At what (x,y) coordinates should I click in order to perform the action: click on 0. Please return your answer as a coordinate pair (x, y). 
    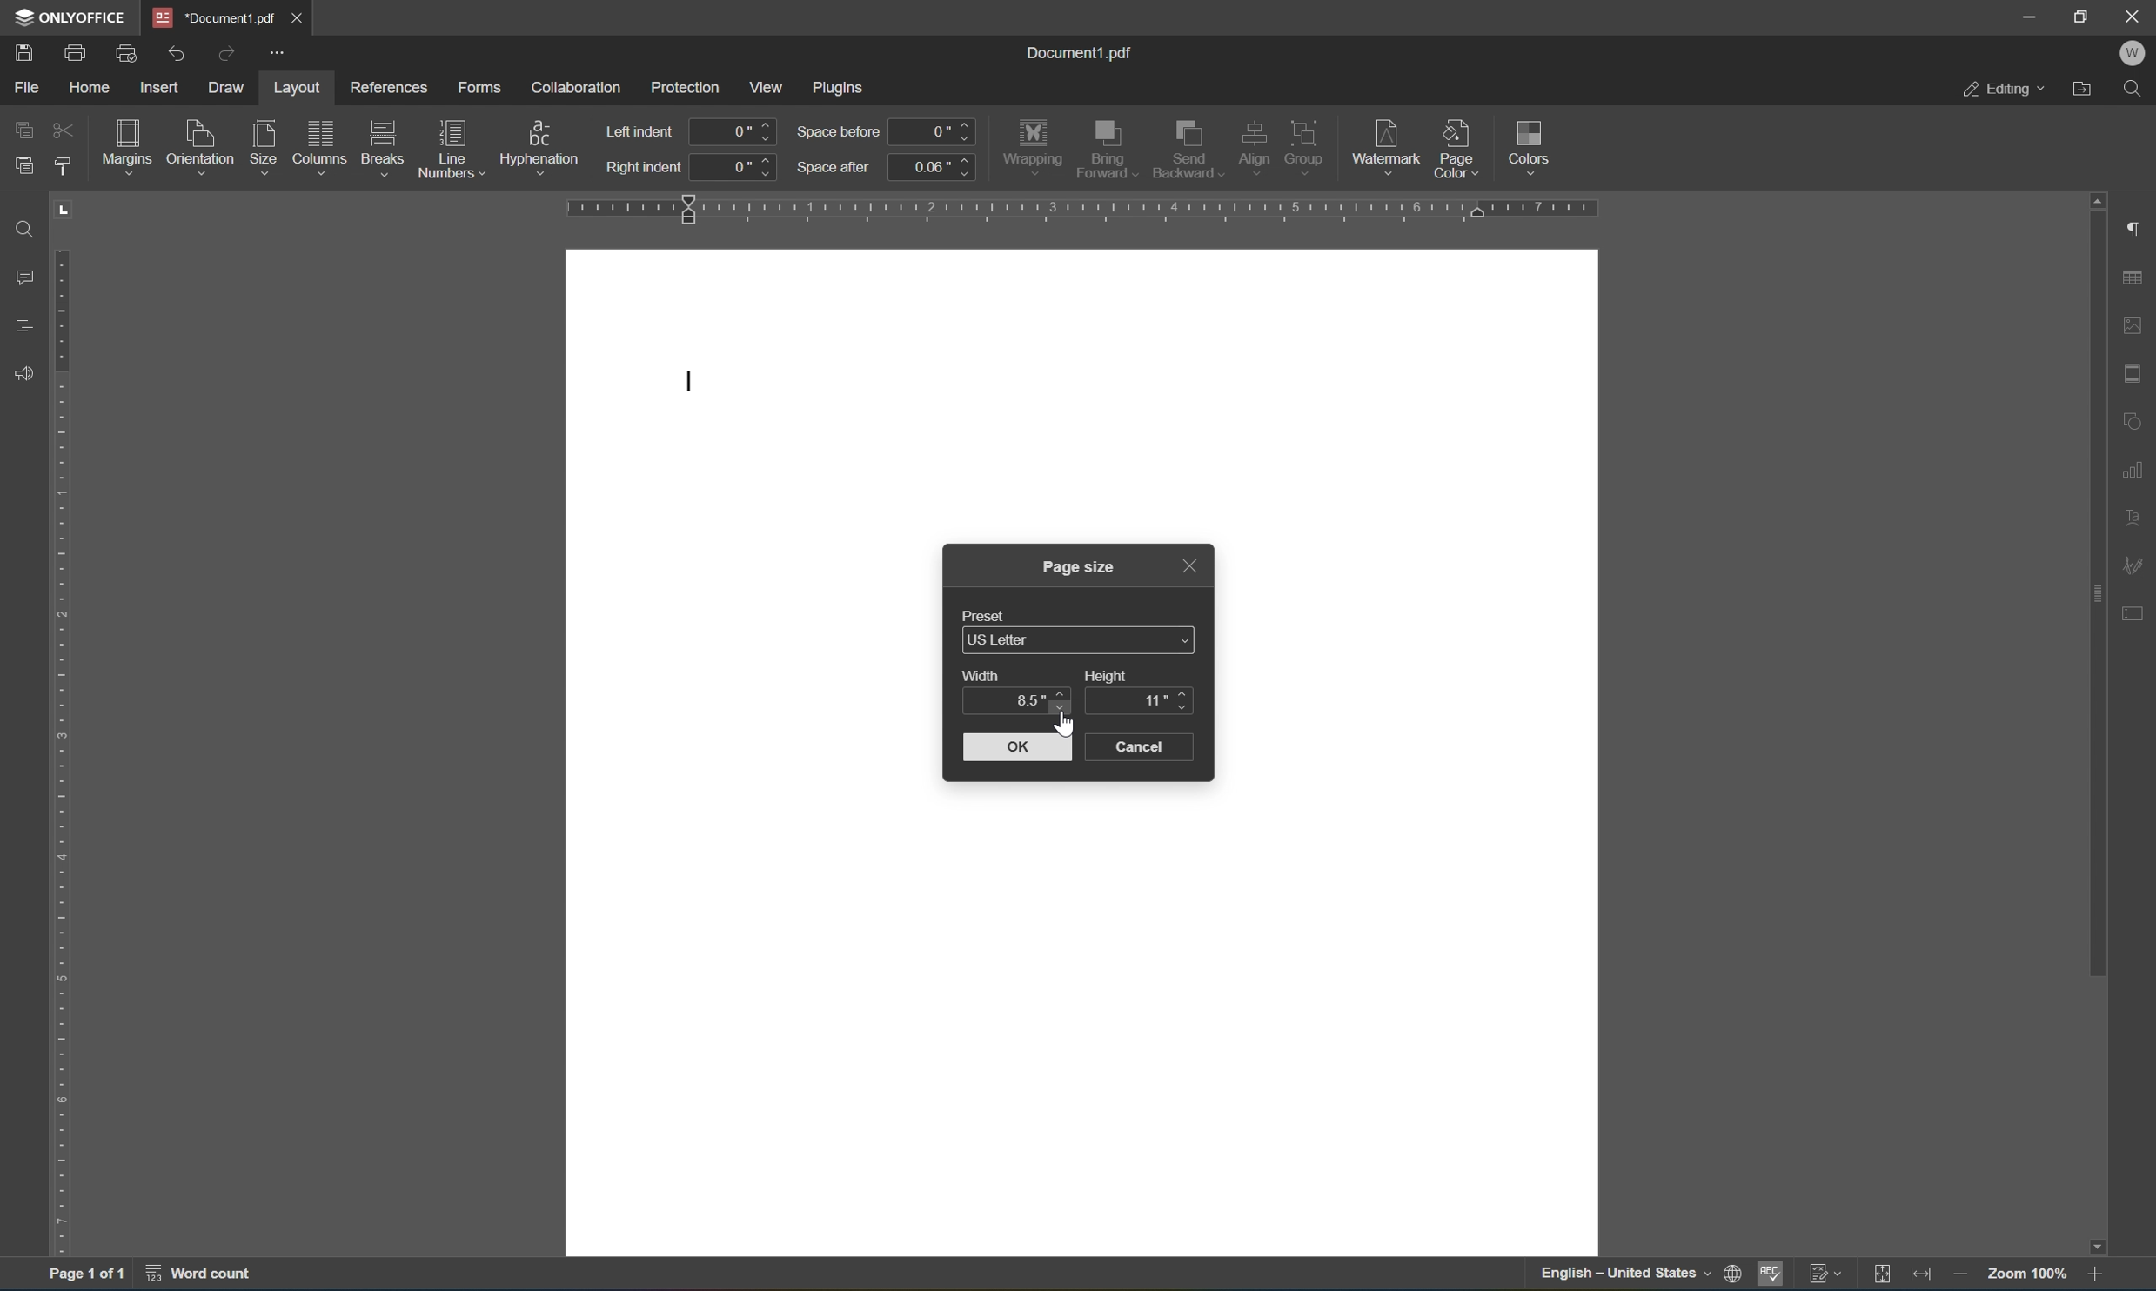
    Looking at the image, I should click on (734, 131).